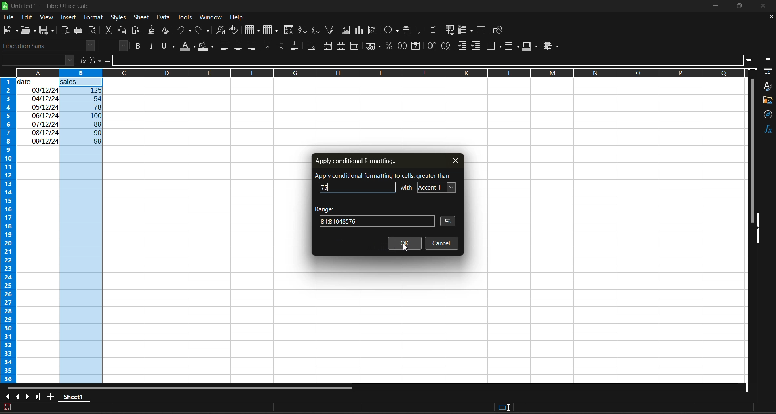  Describe the element at coordinates (452, 160) in the screenshot. I see `close tab` at that location.